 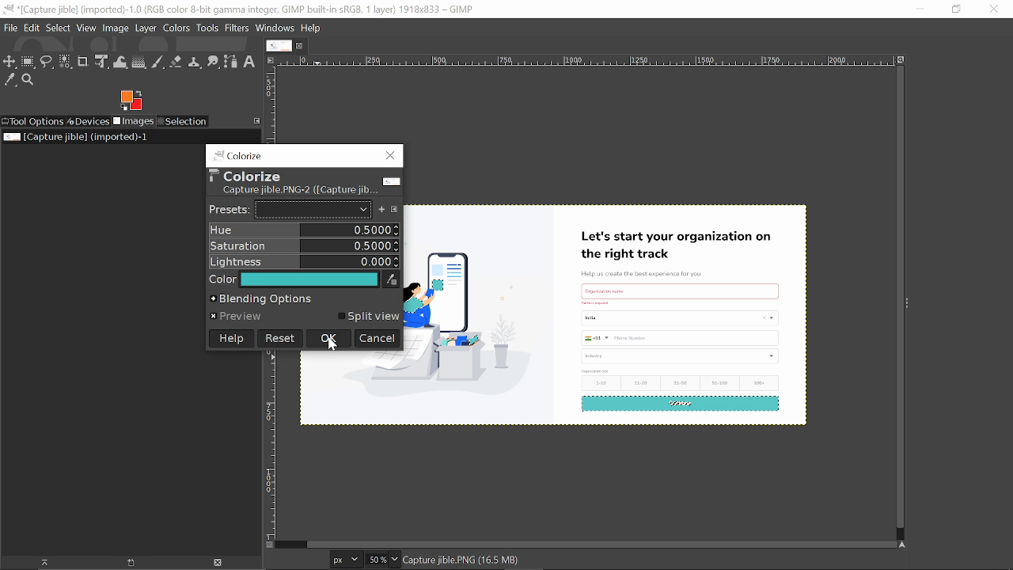 I want to click on Ok, so click(x=328, y=339).